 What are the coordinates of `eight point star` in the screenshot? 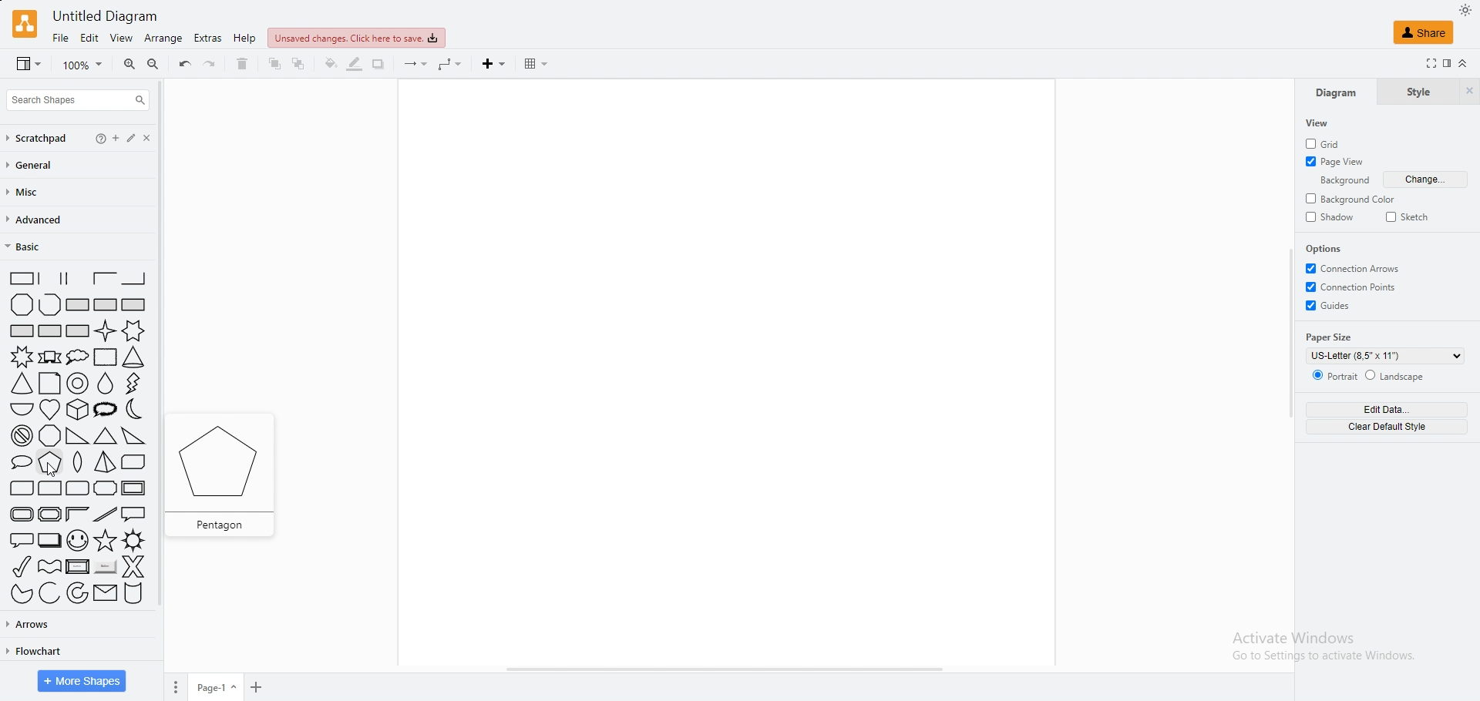 It's located at (20, 357).